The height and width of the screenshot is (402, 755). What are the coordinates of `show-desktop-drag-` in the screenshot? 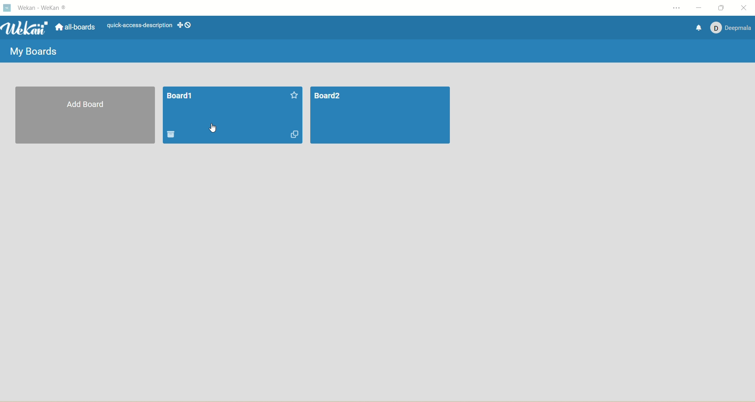 It's located at (185, 25).